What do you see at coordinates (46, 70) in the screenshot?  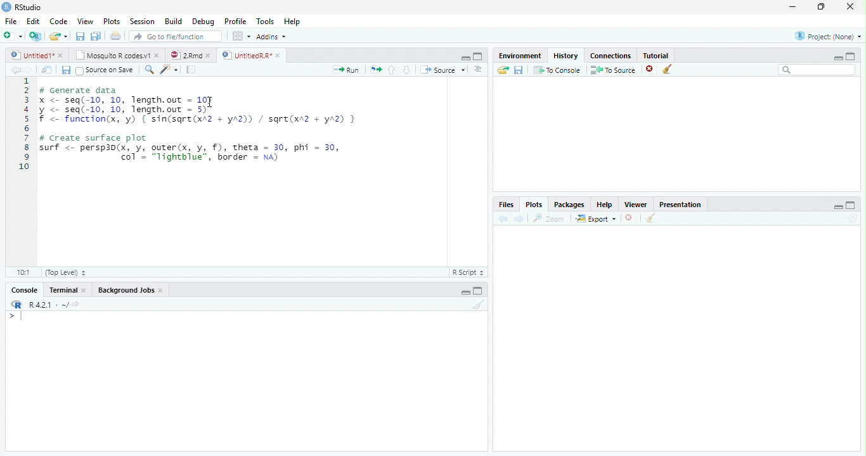 I see `Show in new window` at bounding box center [46, 70].